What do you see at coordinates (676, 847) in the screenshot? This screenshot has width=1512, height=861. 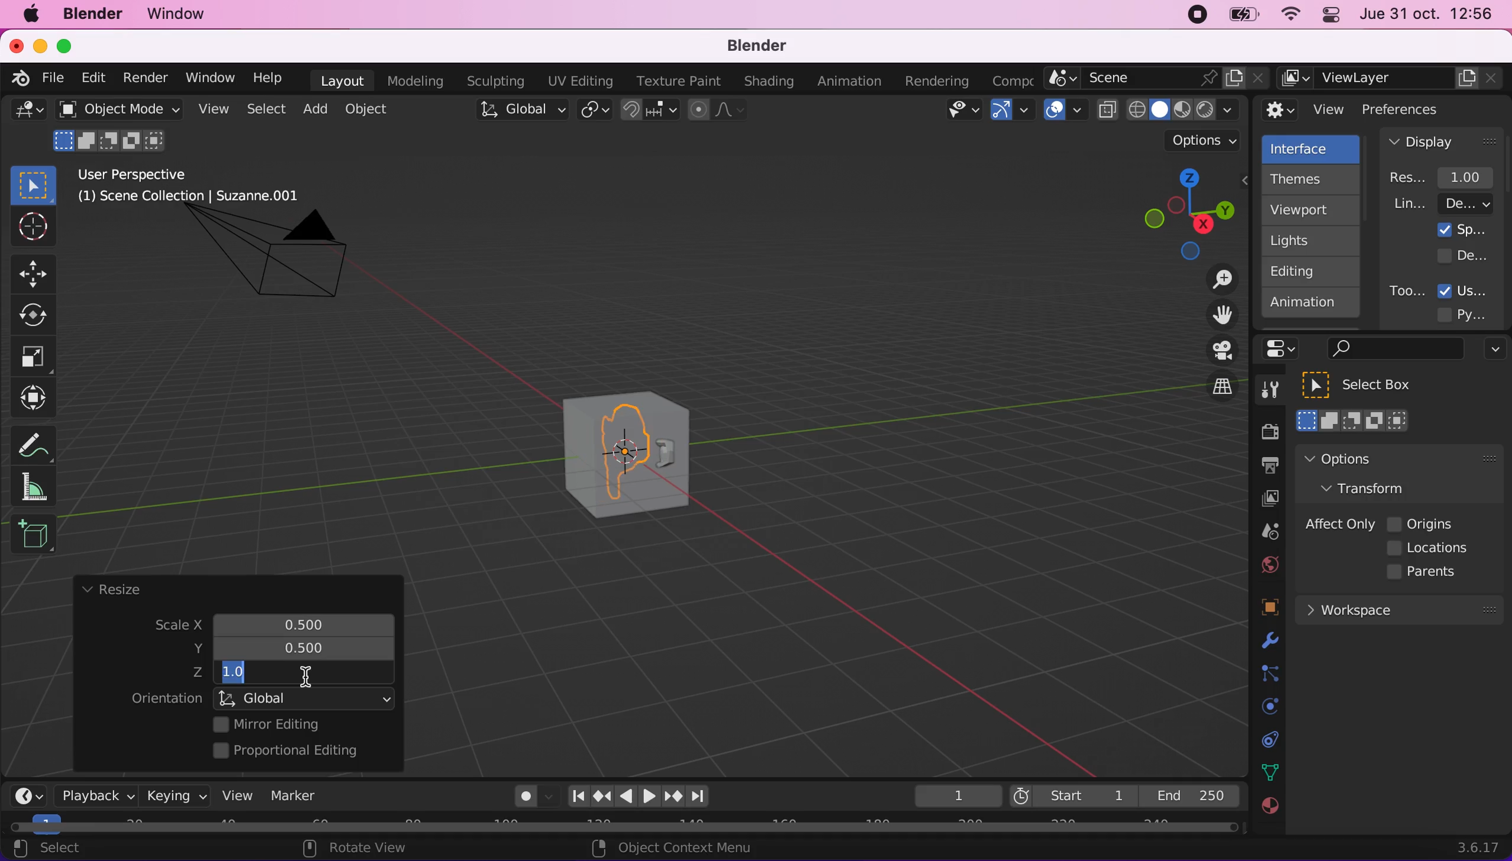 I see `object context menu` at bounding box center [676, 847].